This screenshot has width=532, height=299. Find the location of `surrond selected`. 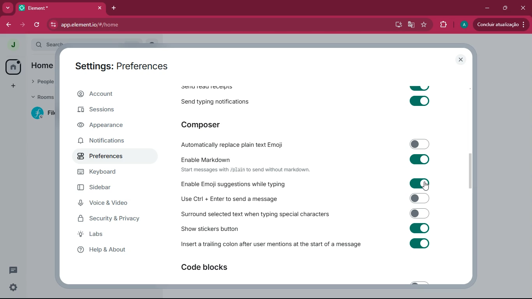

surrond selected is located at coordinates (309, 214).